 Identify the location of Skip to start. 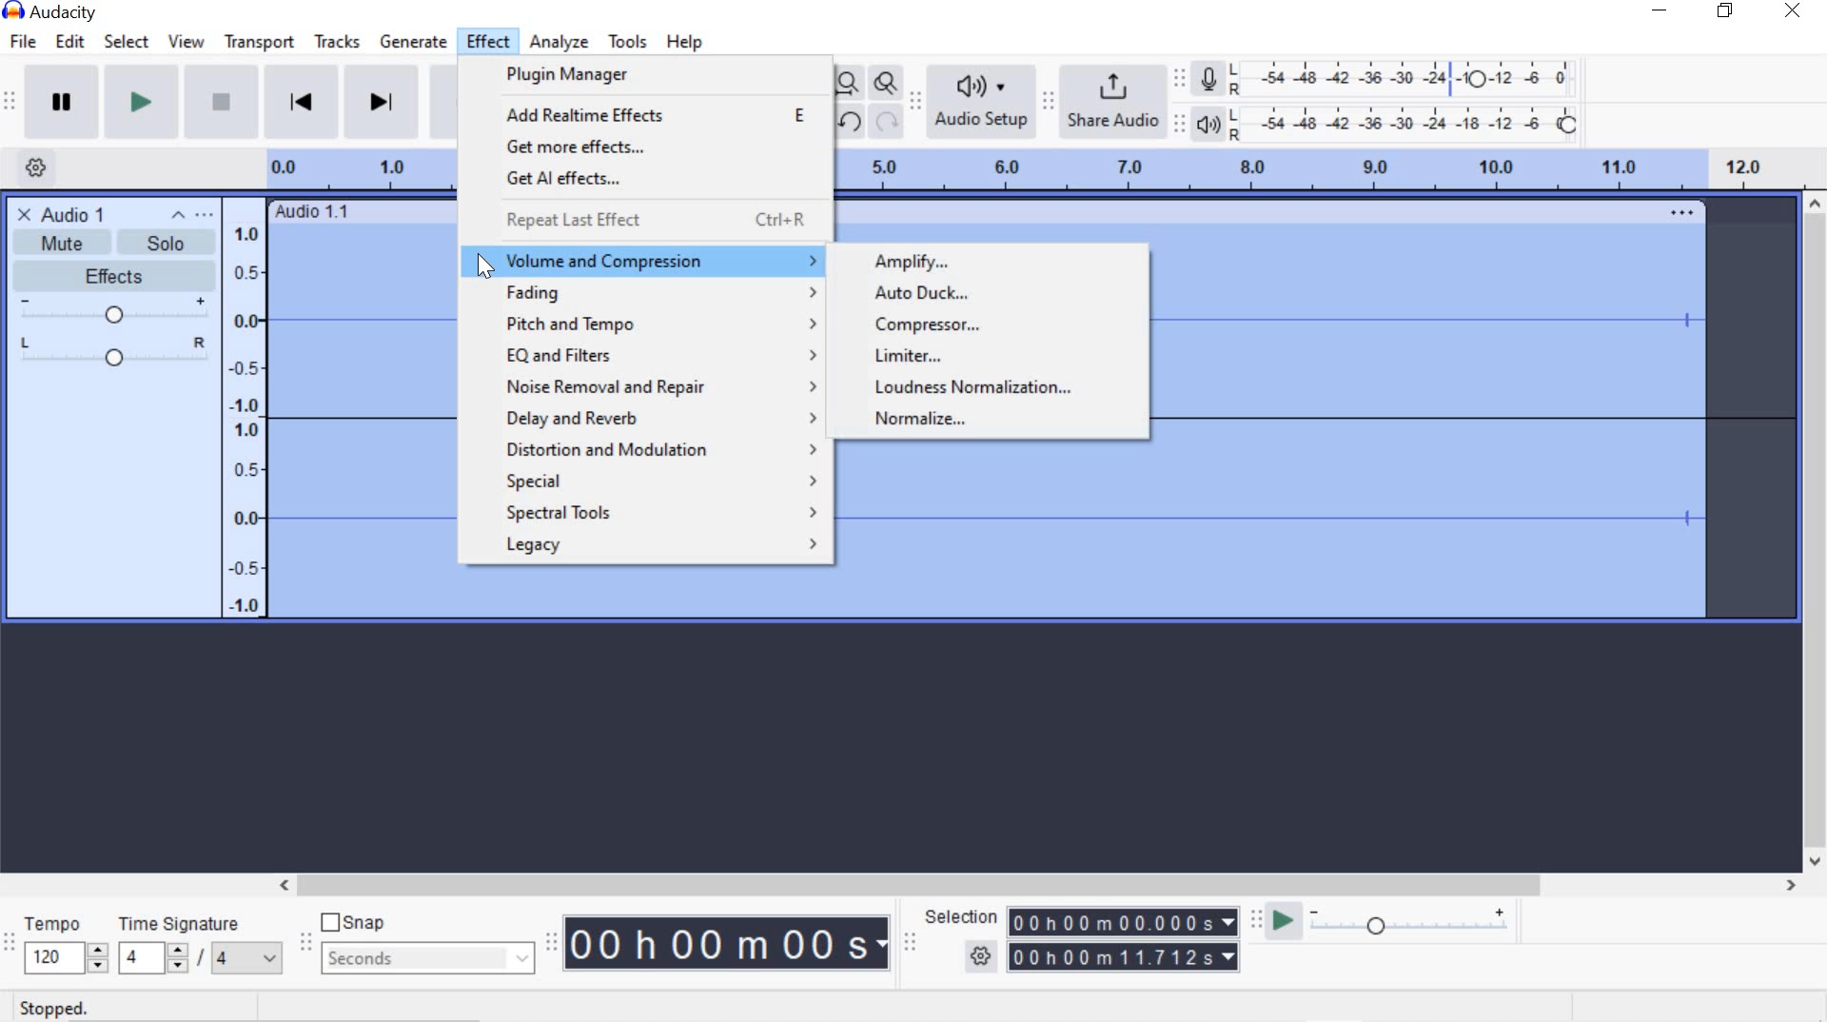
(303, 102).